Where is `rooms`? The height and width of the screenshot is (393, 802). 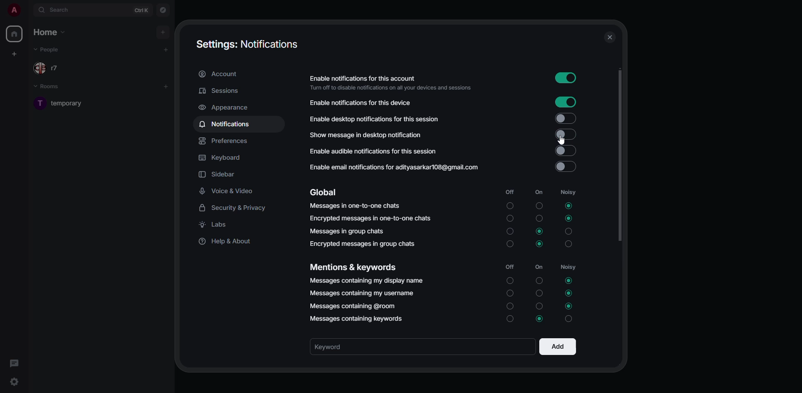
rooms is located at coordinates (52, 87).